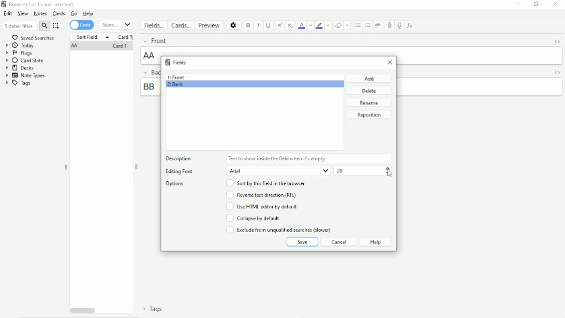 The width and height of the screenshot is (565, 318). I want to click on AA, so click(151, 55).